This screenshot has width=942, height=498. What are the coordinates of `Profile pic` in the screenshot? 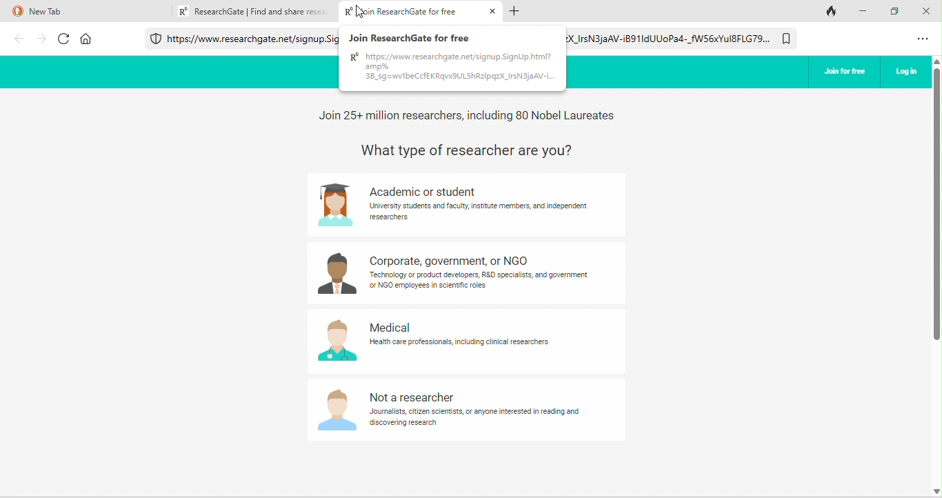 It's located at (334, 275).